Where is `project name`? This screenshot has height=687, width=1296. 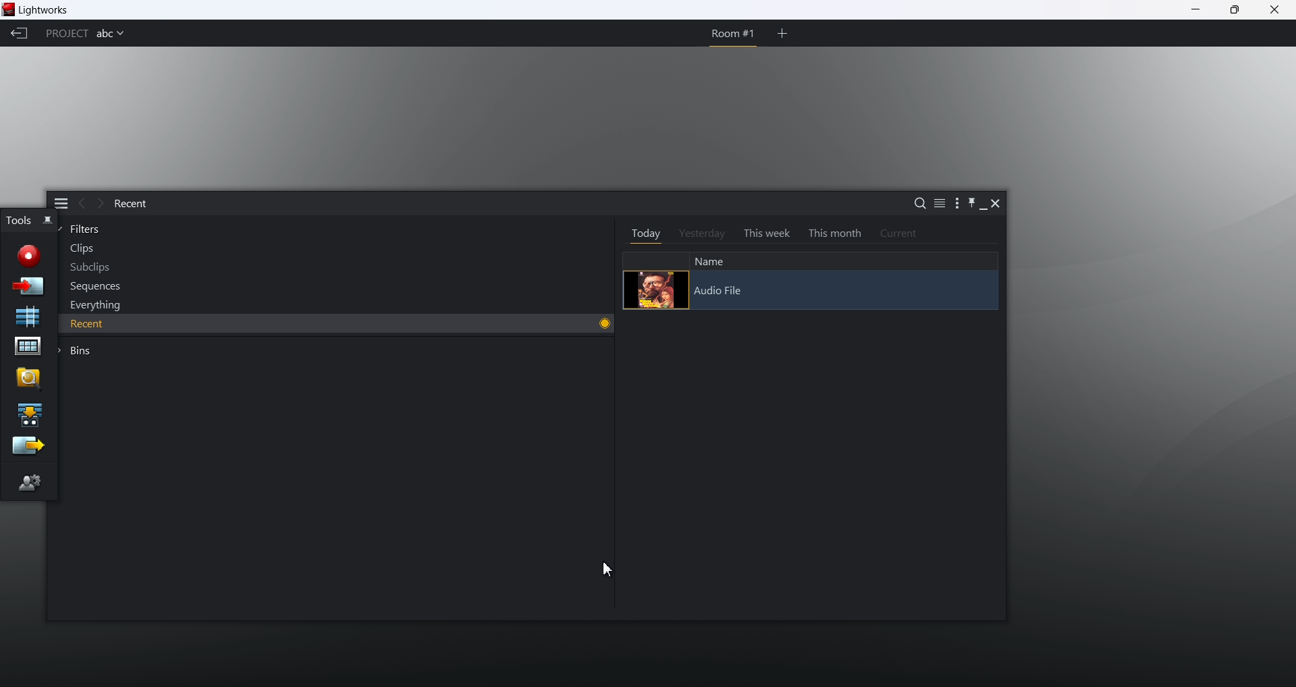
project name is located at coordinates (111, 35).